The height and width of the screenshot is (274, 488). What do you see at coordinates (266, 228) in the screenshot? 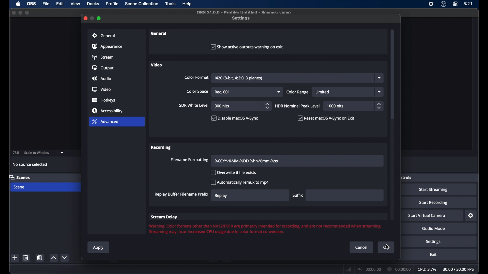
I see `warning` at bounding box center [266, 228].